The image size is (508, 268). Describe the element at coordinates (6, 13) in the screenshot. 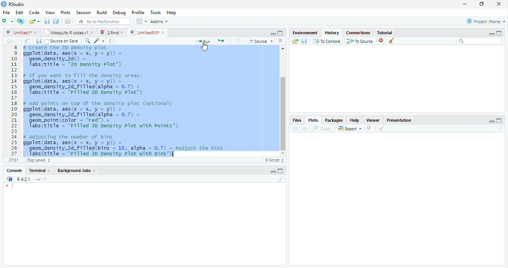

I see `File` at that location.